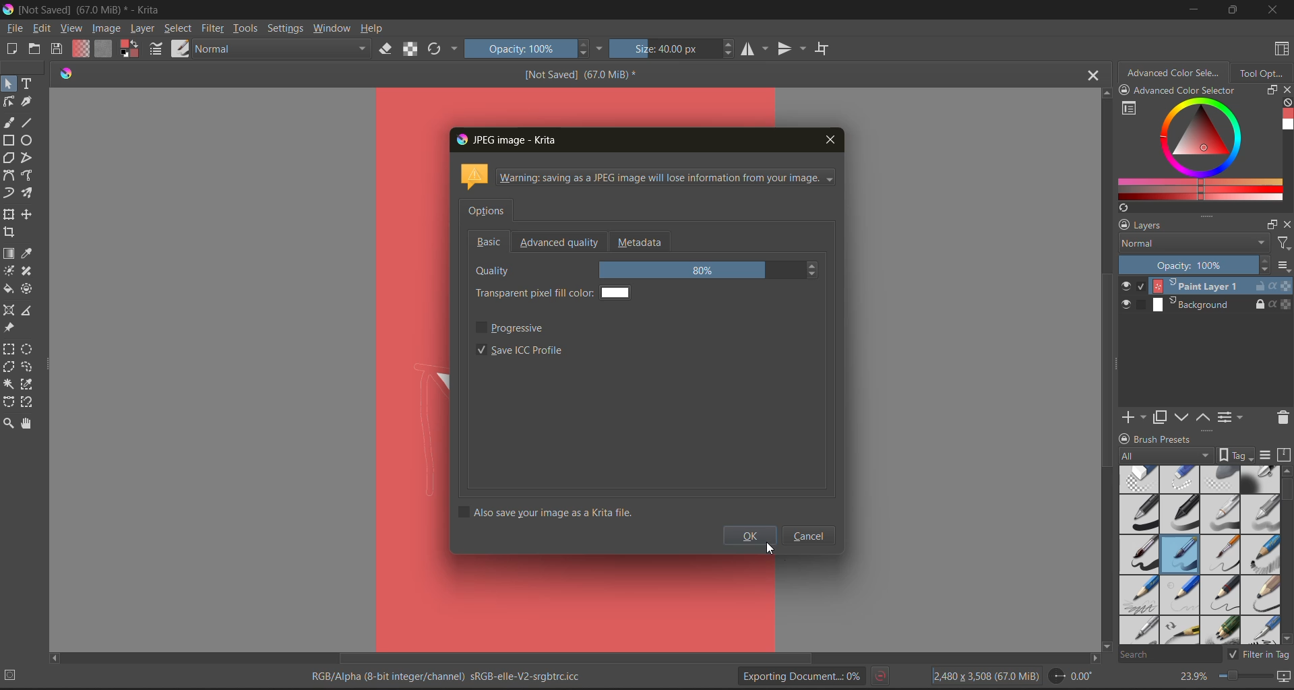  I want to click on select, so click(180, 30).